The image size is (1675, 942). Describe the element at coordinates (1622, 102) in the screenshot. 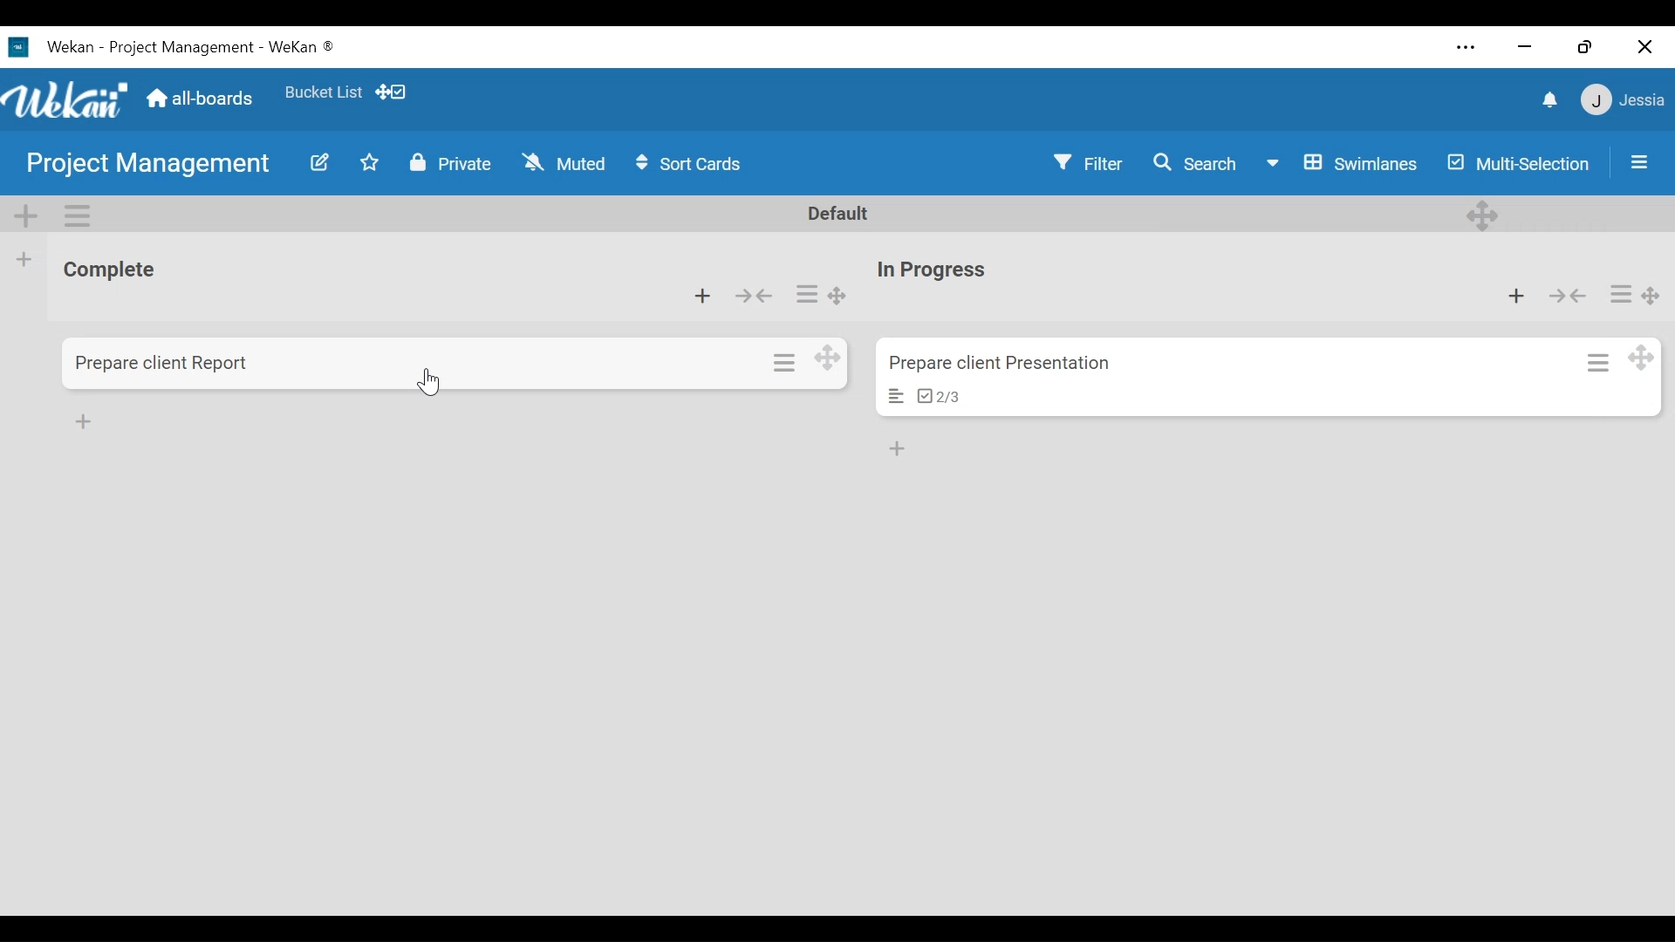

I see `Member` at that location.